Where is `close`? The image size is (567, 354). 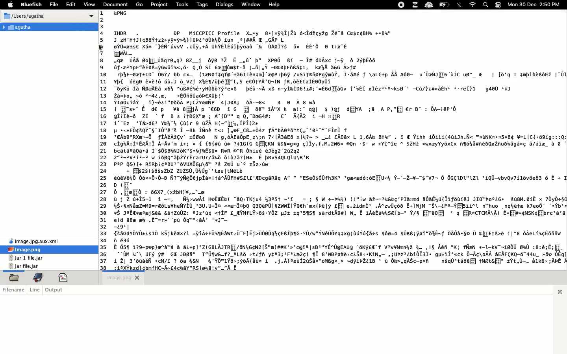 close is located at coordinates (561, 291).